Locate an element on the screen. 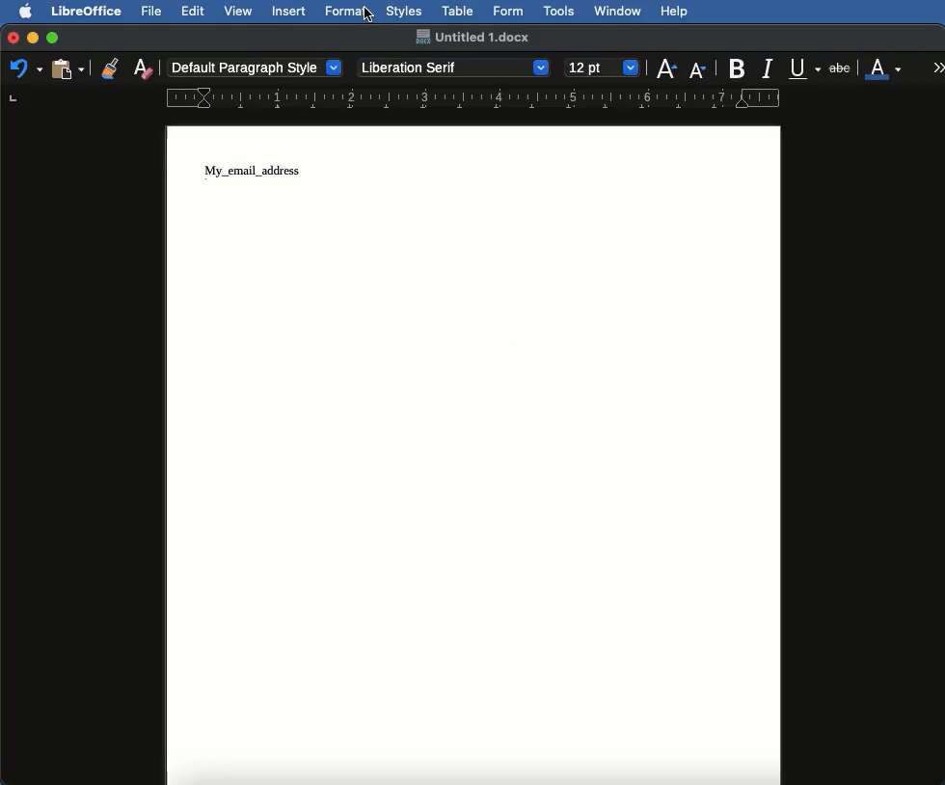 The width and height of the screenshot is (945, 785). Size increase is located at coordinates (665, 67).